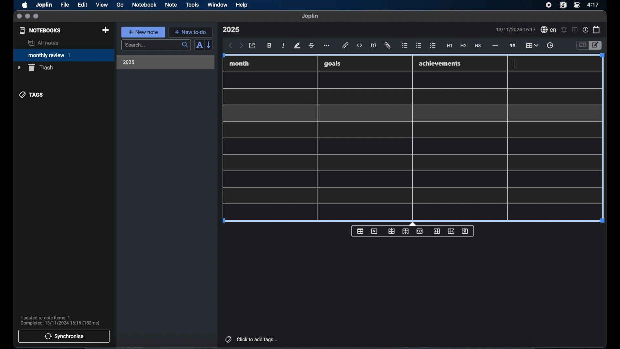 Image resolution: width=620 pixels, height=349 pixels. Describe the element at coordinates (332, 63) in the screenshot. I see `goals` at that location.